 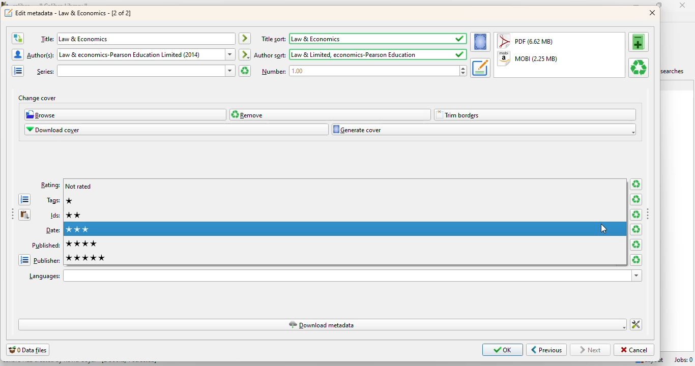 I want to click on title sort: Law & economics, so click(x=364, y=39).